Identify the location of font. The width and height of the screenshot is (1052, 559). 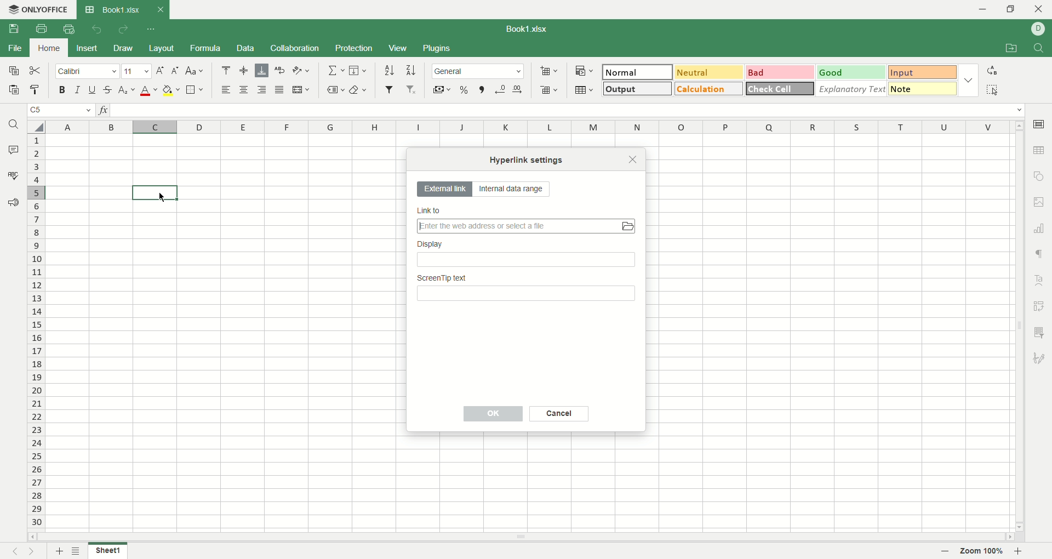
(87, 72).